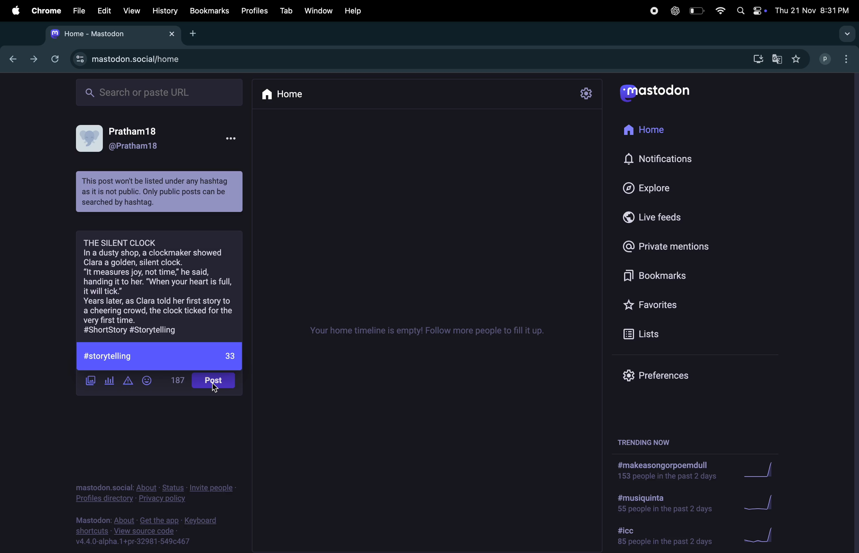  What do you see at coordinates (231, 139) in the screenshot?
I see `more options` at bounding box center [231, 139].